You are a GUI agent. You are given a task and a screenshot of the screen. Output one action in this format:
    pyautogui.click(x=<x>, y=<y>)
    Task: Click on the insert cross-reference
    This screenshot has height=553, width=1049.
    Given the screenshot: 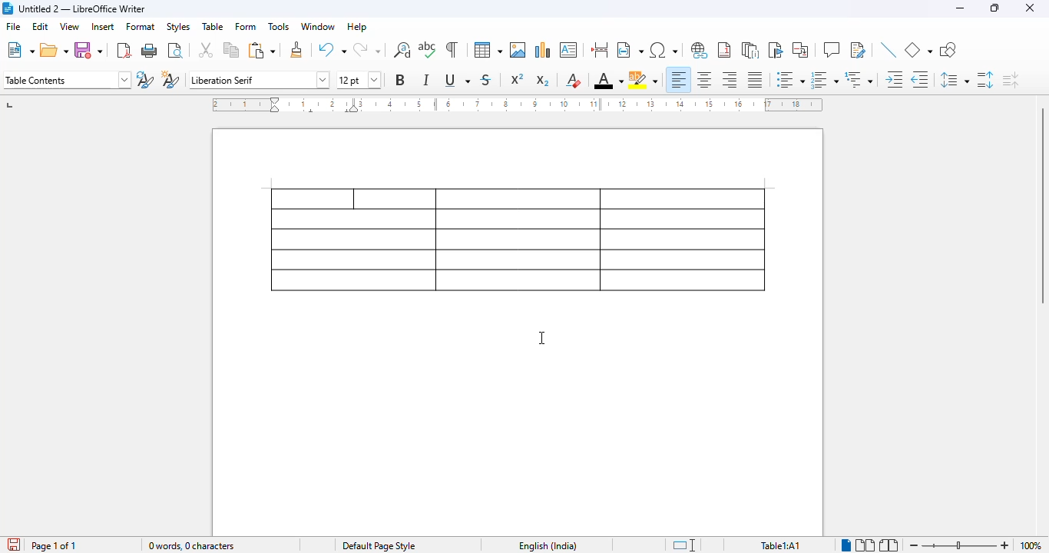 What is the action you would take?
    pyautogui.click(x=799, y=49)
    